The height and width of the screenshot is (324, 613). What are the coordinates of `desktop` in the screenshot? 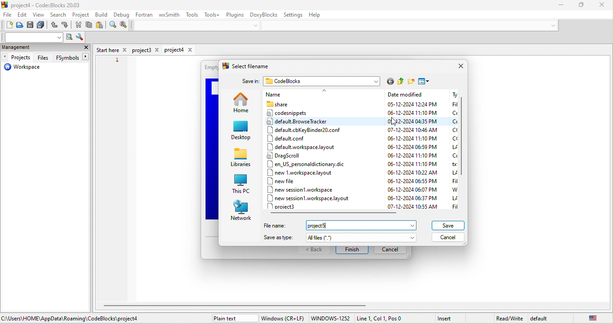 It's located at (241, 130).